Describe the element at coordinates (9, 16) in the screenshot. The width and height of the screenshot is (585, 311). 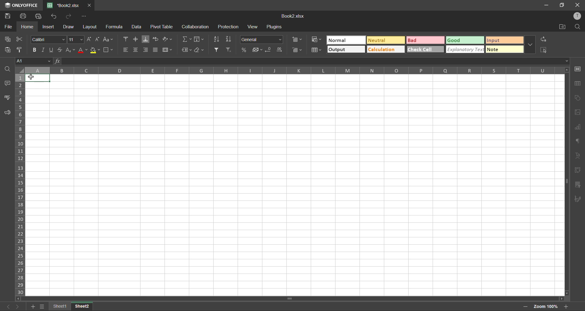
I see `save` at that location.